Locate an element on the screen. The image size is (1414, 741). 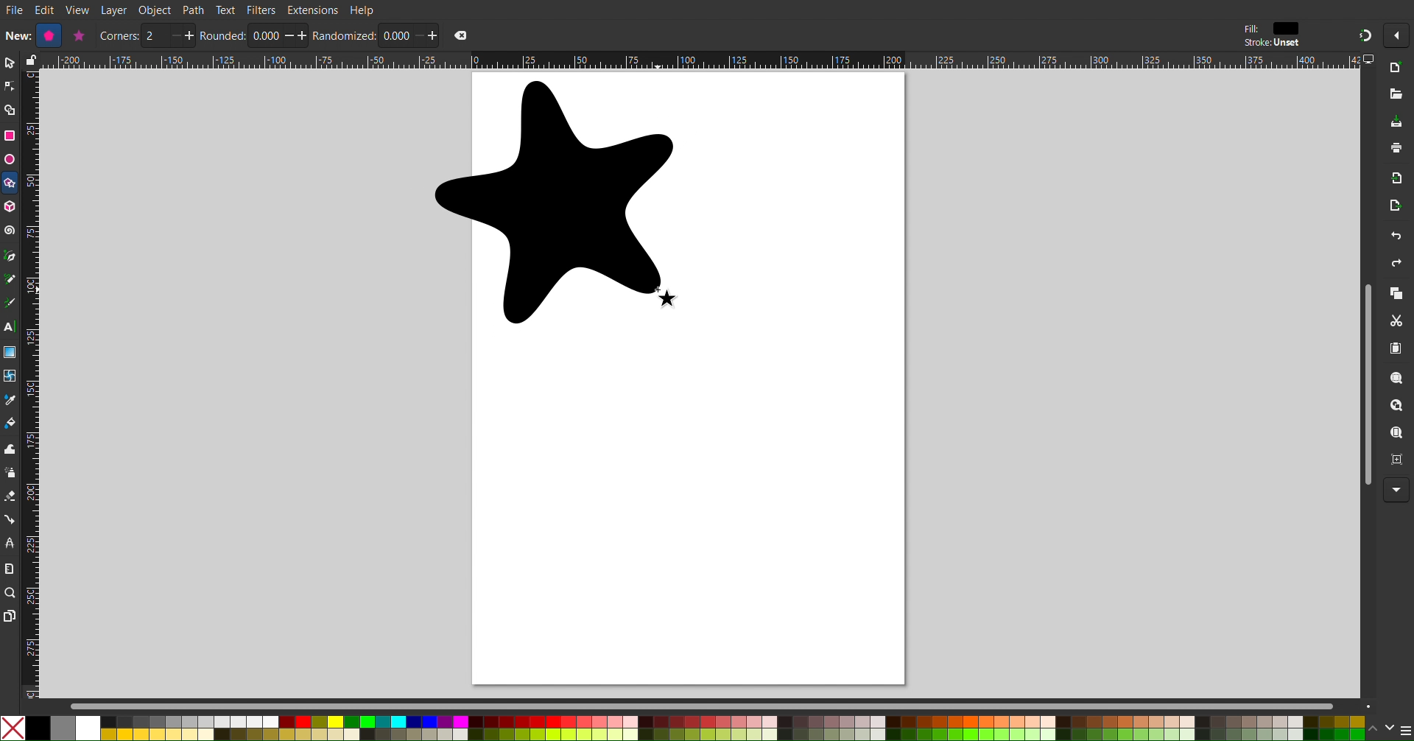
Print is located at coordinates (1397, 150).